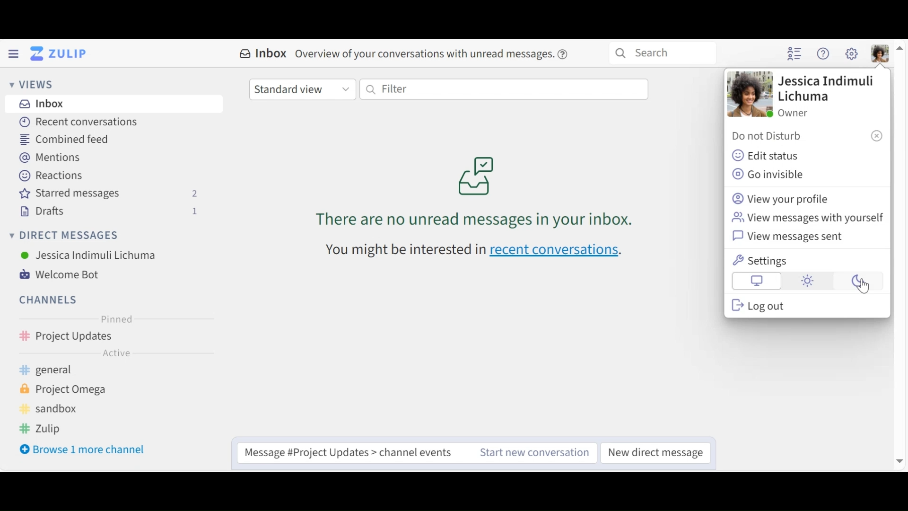  What do you see at coordinates (345, 453) in the screenshot?
I see `Message #Project Updates > channel events` at bounding box center [345, 453].